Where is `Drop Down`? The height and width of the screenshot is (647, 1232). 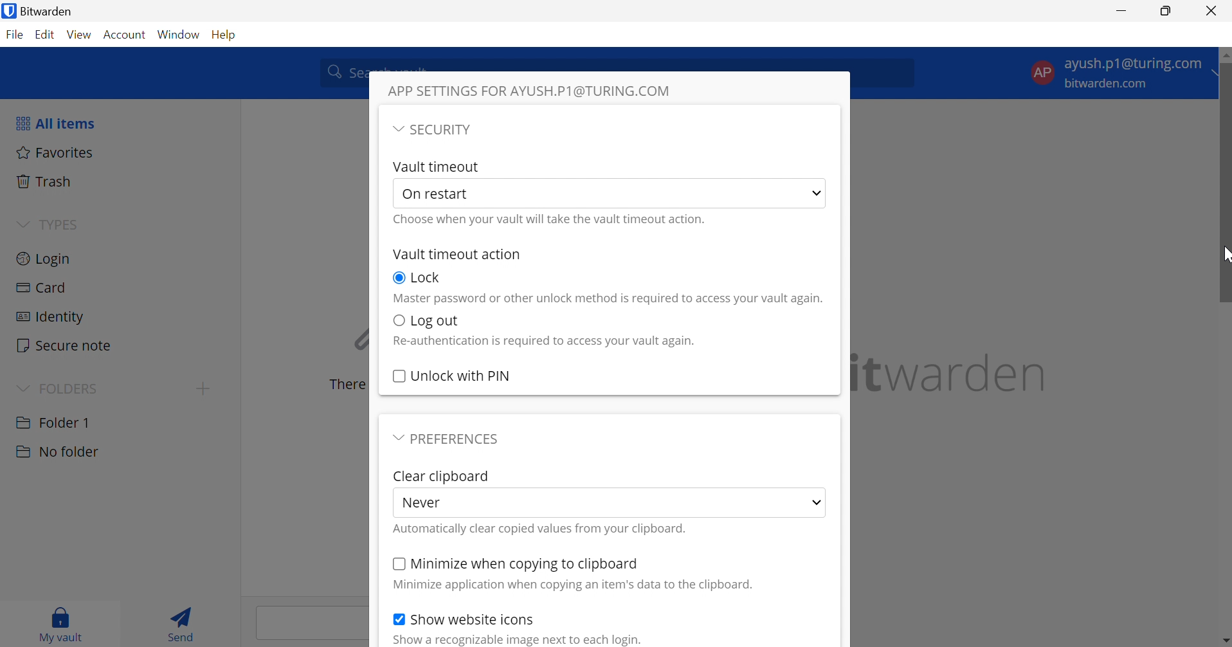 Drop Down is located at coordinates (819, 192).